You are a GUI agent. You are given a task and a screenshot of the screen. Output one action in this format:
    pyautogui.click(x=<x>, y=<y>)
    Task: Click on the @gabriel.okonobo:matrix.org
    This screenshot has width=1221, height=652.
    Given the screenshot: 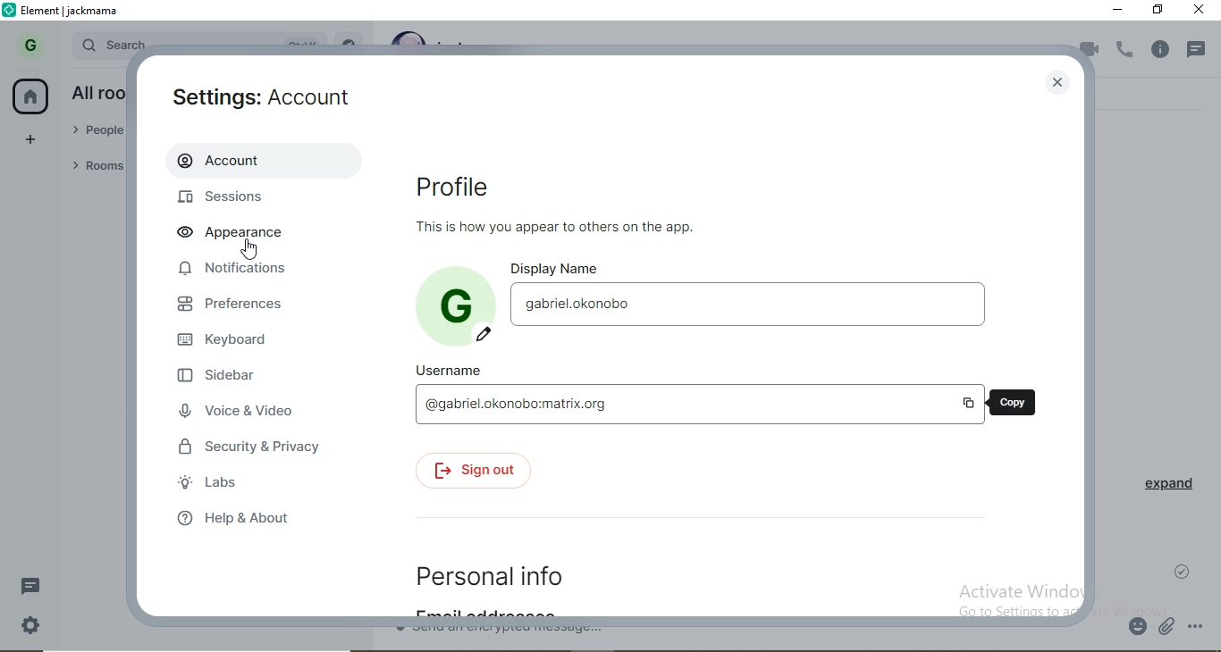 What is the action you would take?
    pyautogui.click(x=624, y=404)
    